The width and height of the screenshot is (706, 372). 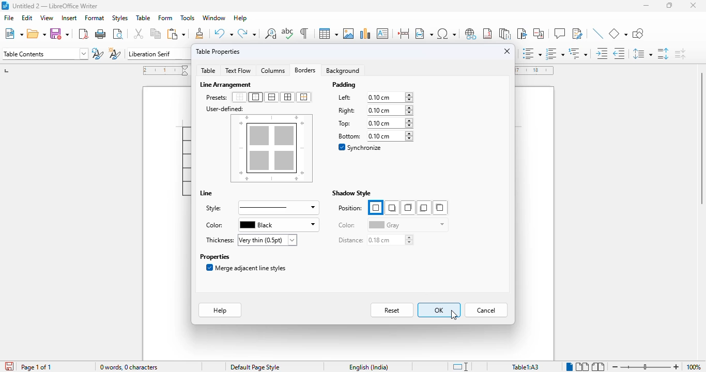 What do you see at coordinates (505, 33) in the screenshot?
I see `insert endnote` at bounding box center [505, 33].